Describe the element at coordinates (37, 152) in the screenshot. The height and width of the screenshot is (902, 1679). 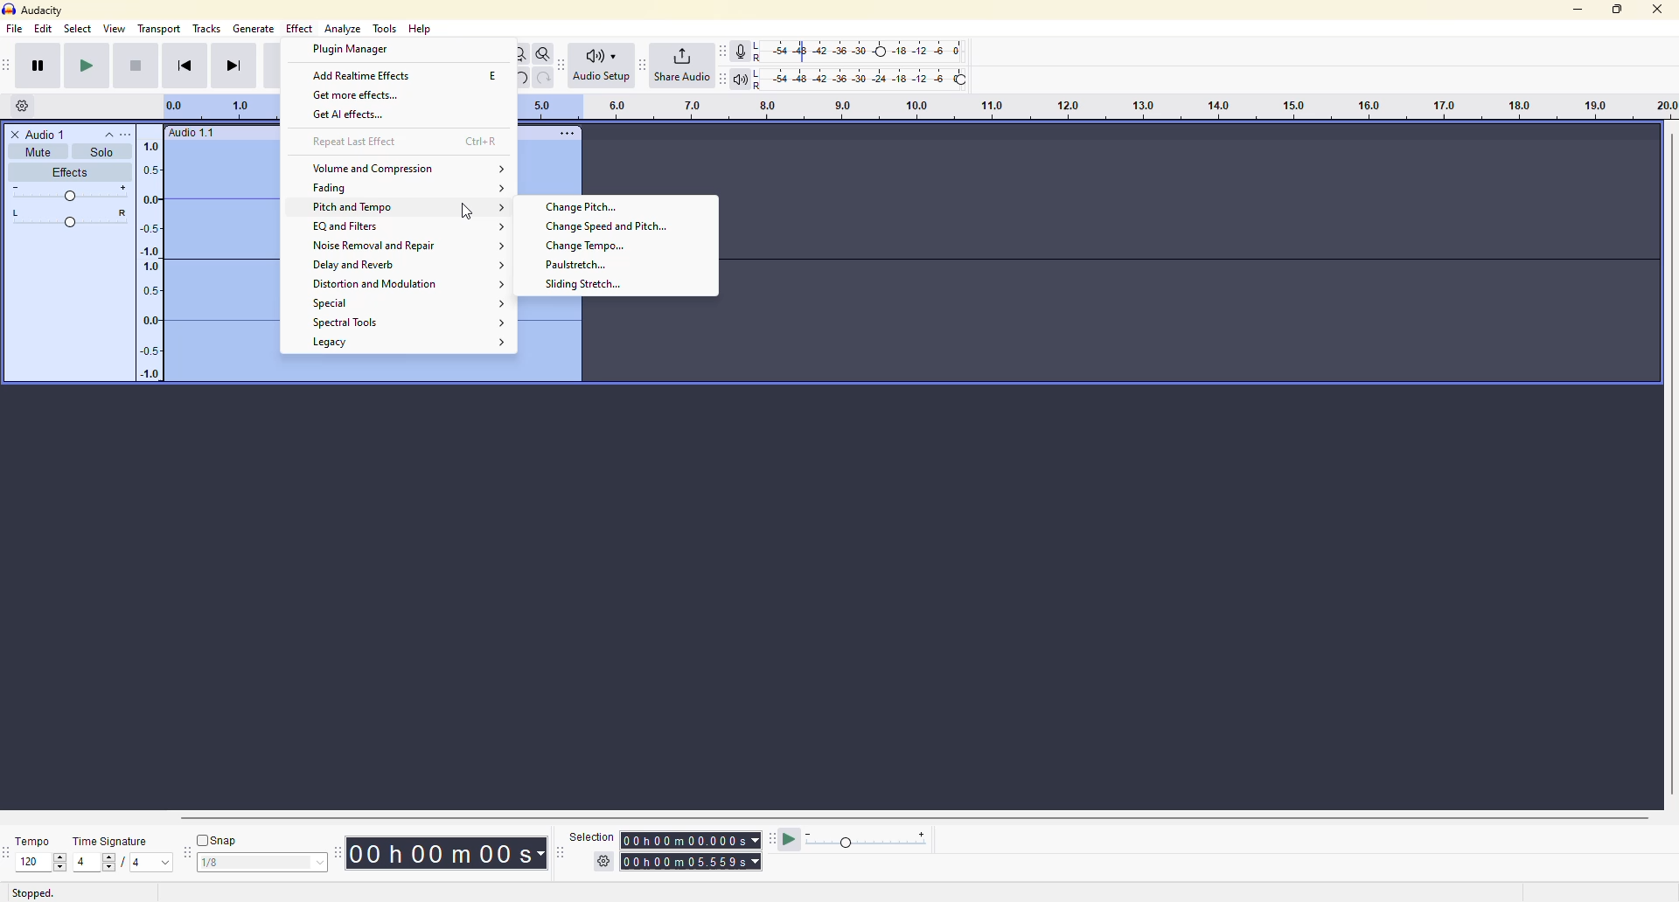
I see `mute` at that location.